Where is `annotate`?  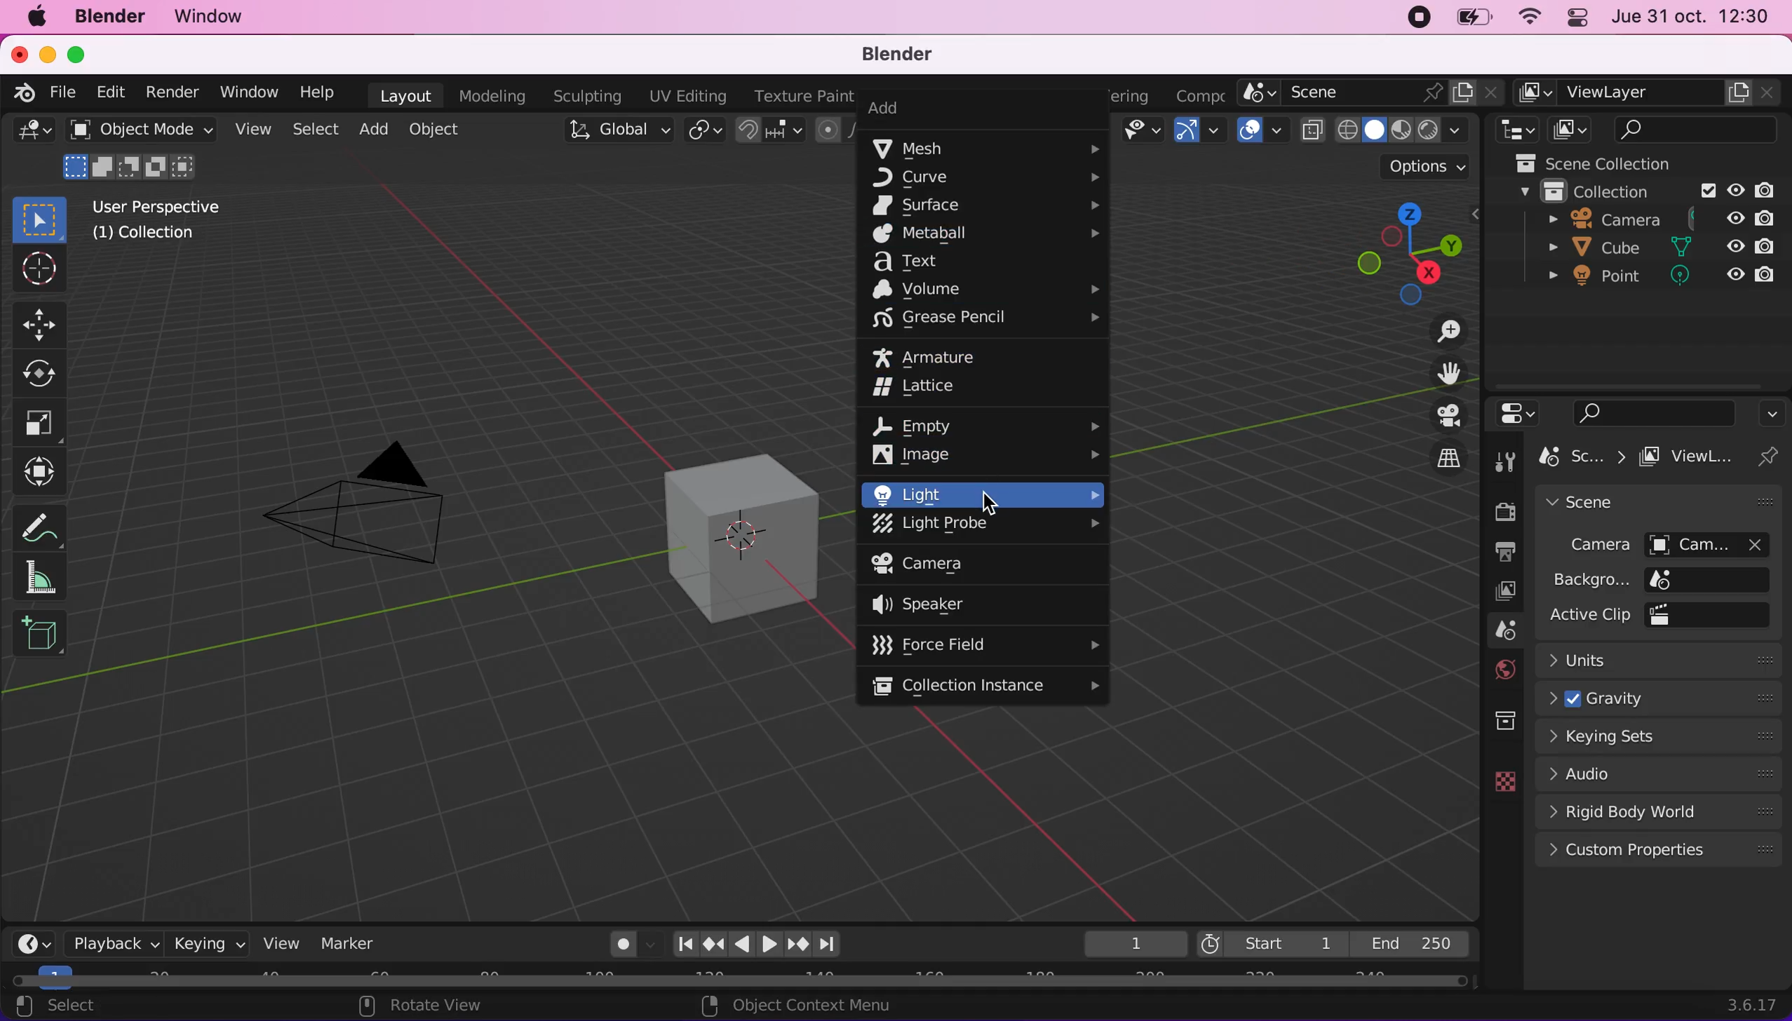
annotate is located at coordinates (40, 527).